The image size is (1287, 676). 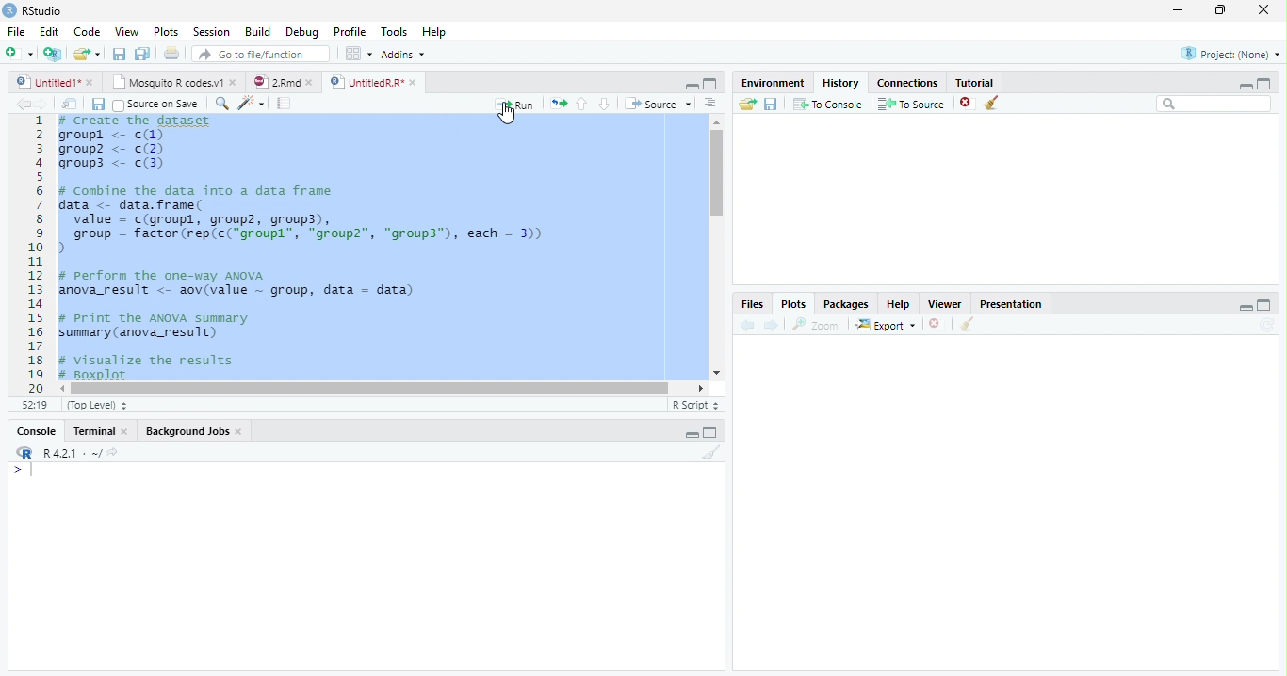 What do you see at coordinates (692, 436) in the screenshot?
I see `Minimize` at bounding box center [692, 436].